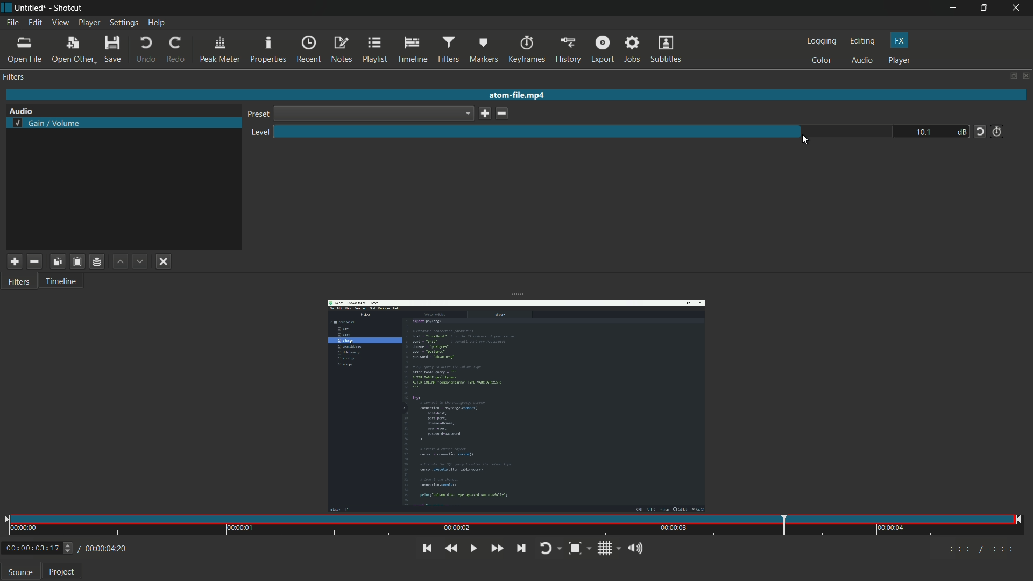 This screenshot has width=1033, height=581. I want to click on close app, so click(1018, 8).